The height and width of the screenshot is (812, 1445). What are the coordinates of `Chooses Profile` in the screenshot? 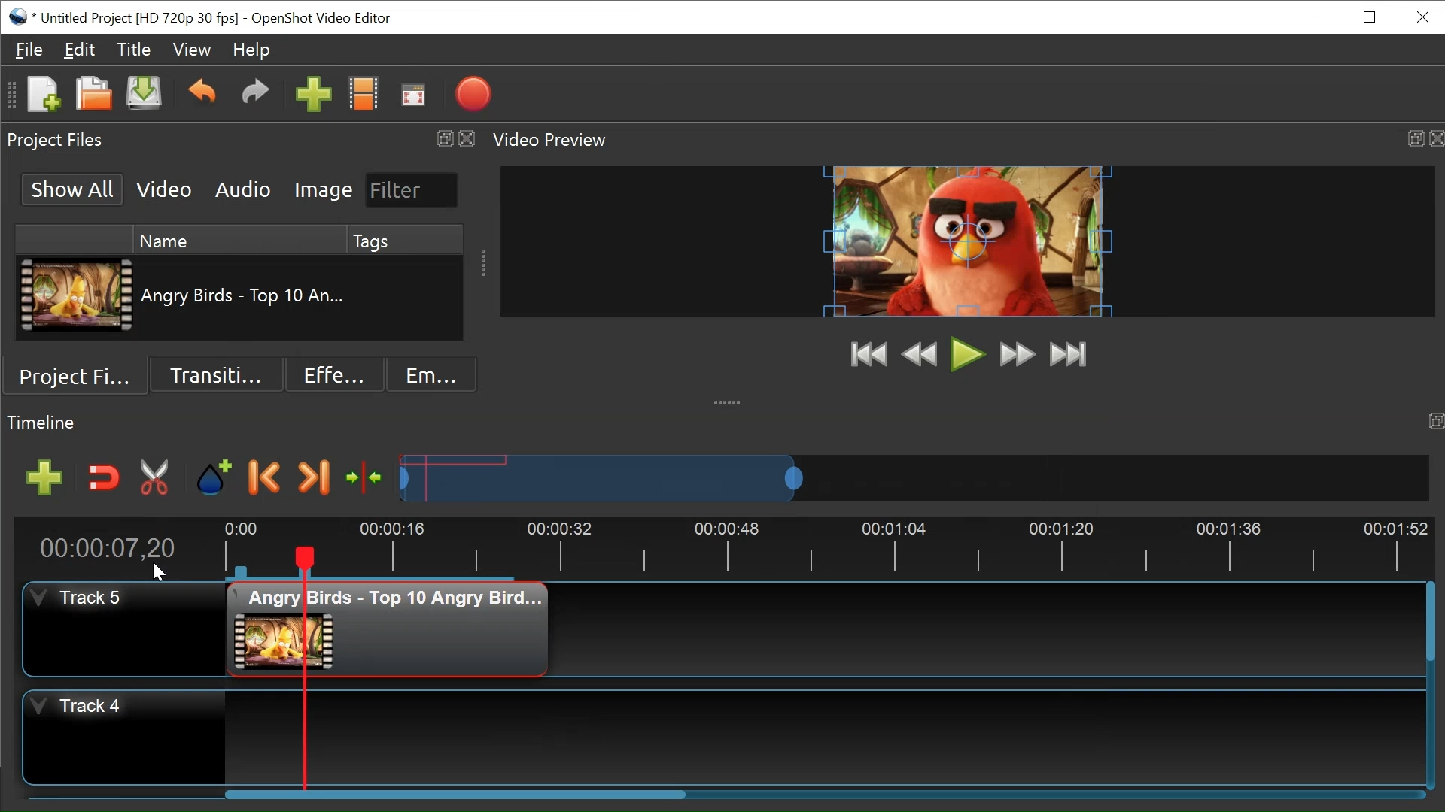 It's located at (364, 96).